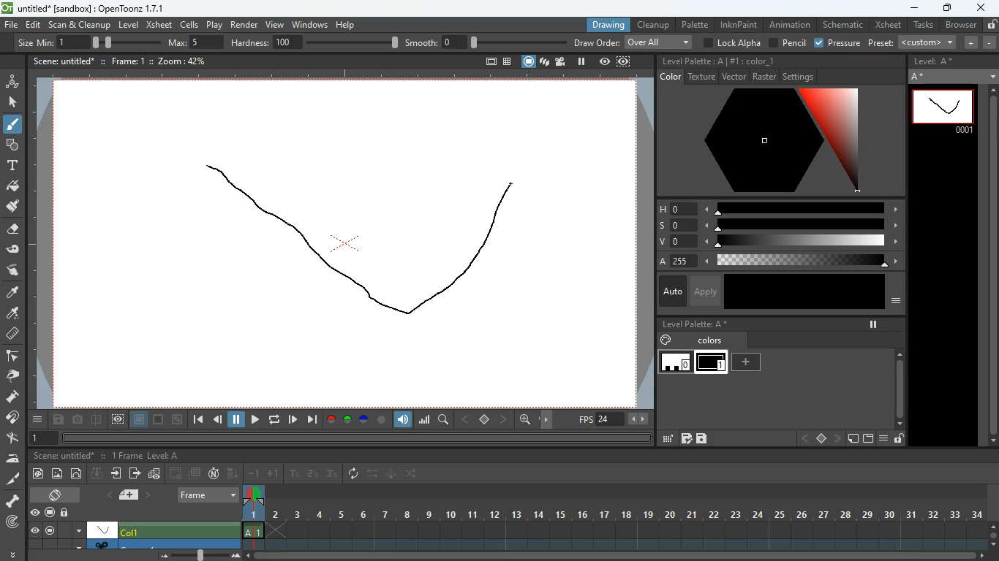  Describe the element at coordinates (686, 438) in the screenshot. I see `edit save file` at that location.